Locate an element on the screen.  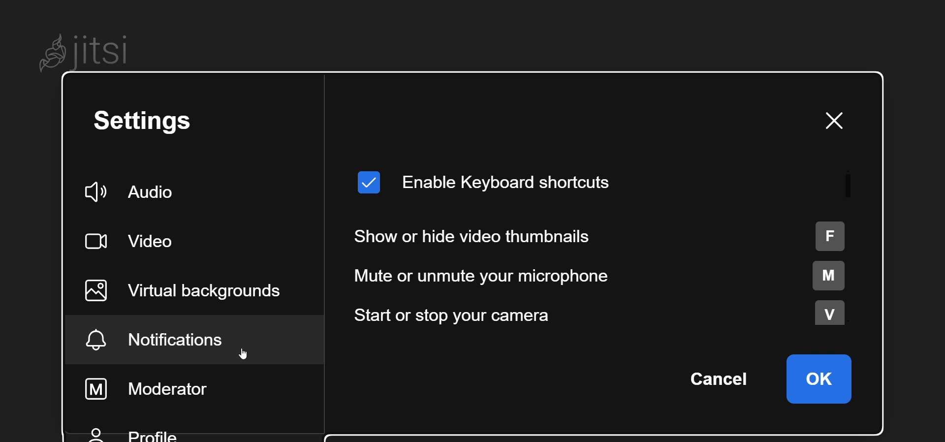
video is located at coordinates (141, 242).